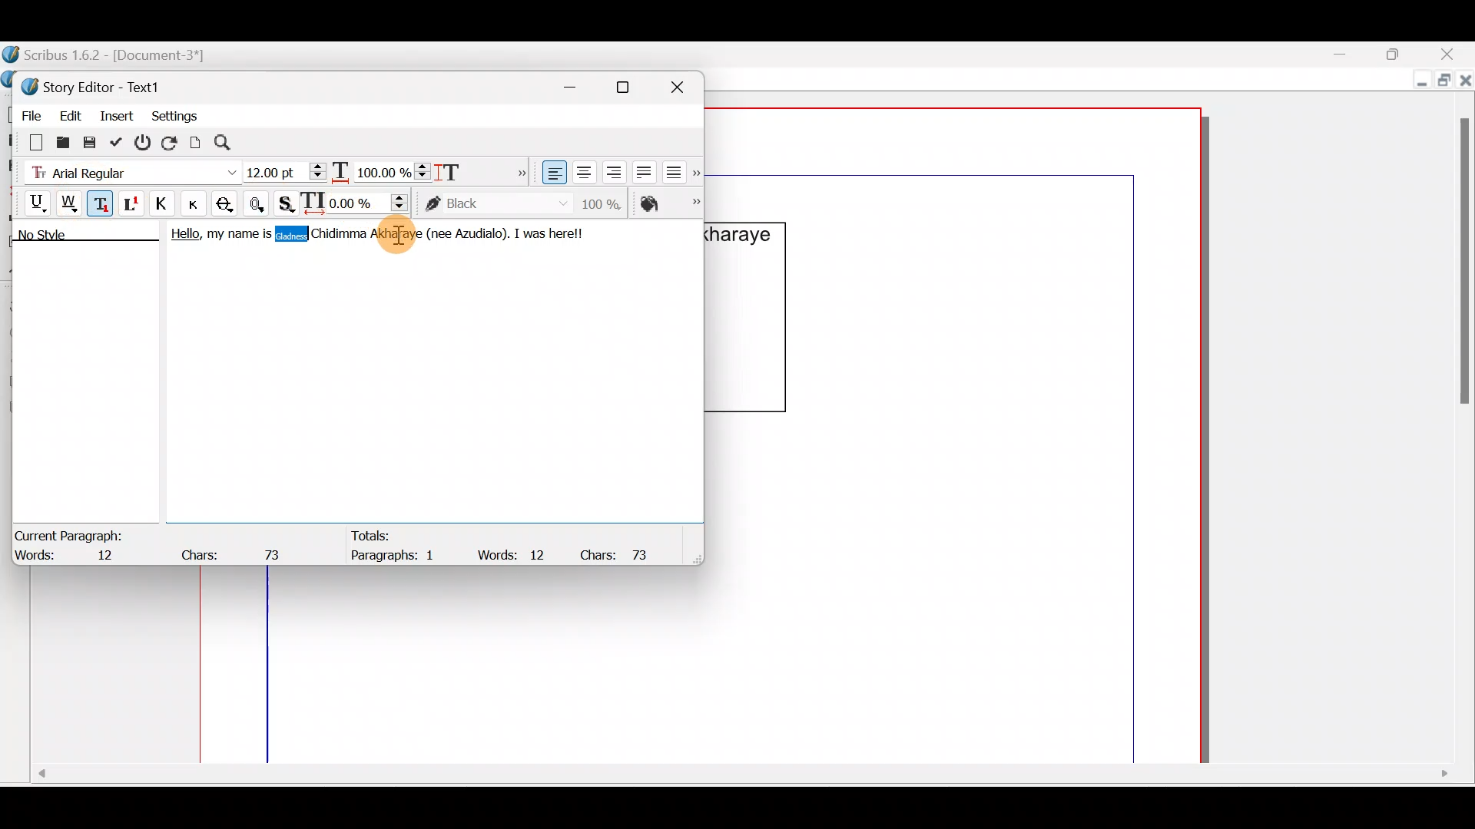 This screenshot has height=829, width=1475. Describe the element at coordinates (381, 169) in the screenshot. I see `Scaling width of characters` at that location.